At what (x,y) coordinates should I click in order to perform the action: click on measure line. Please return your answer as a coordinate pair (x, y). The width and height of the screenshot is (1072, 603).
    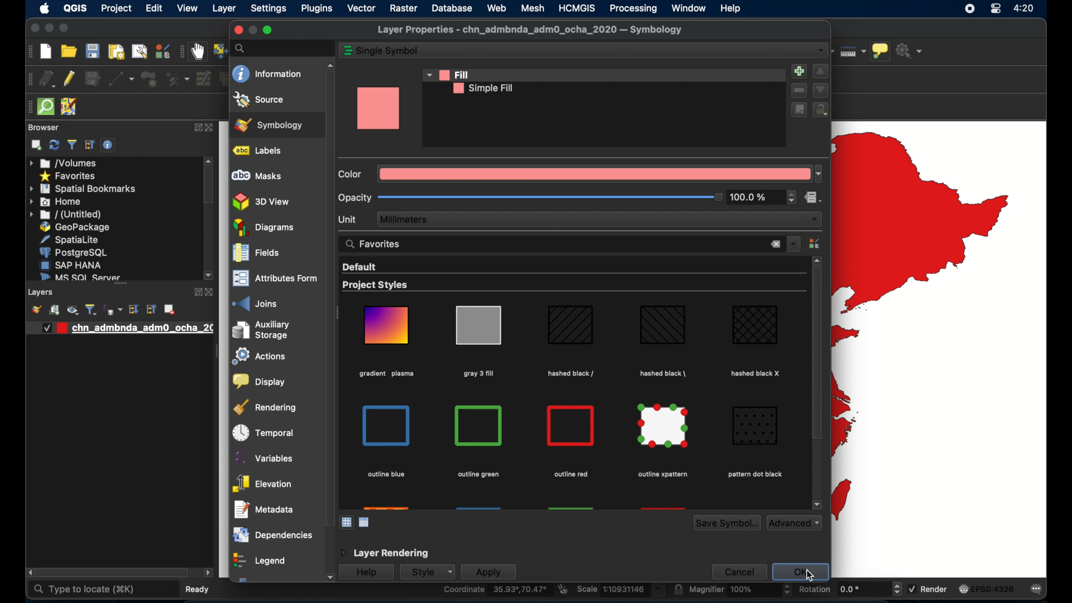
    Looking at the image, I should click on (852, 51).